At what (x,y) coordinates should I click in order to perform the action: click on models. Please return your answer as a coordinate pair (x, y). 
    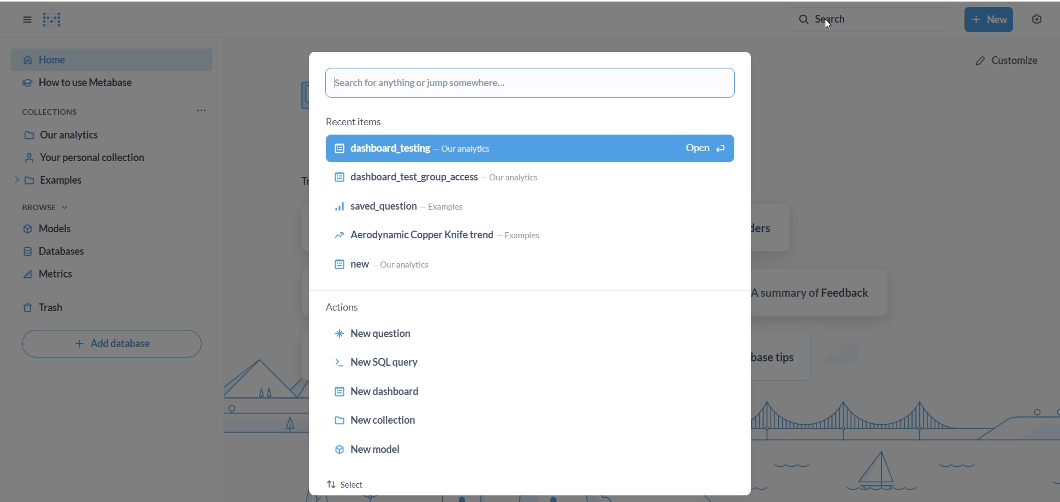
    Looking at the image, I should click on (90, 229).